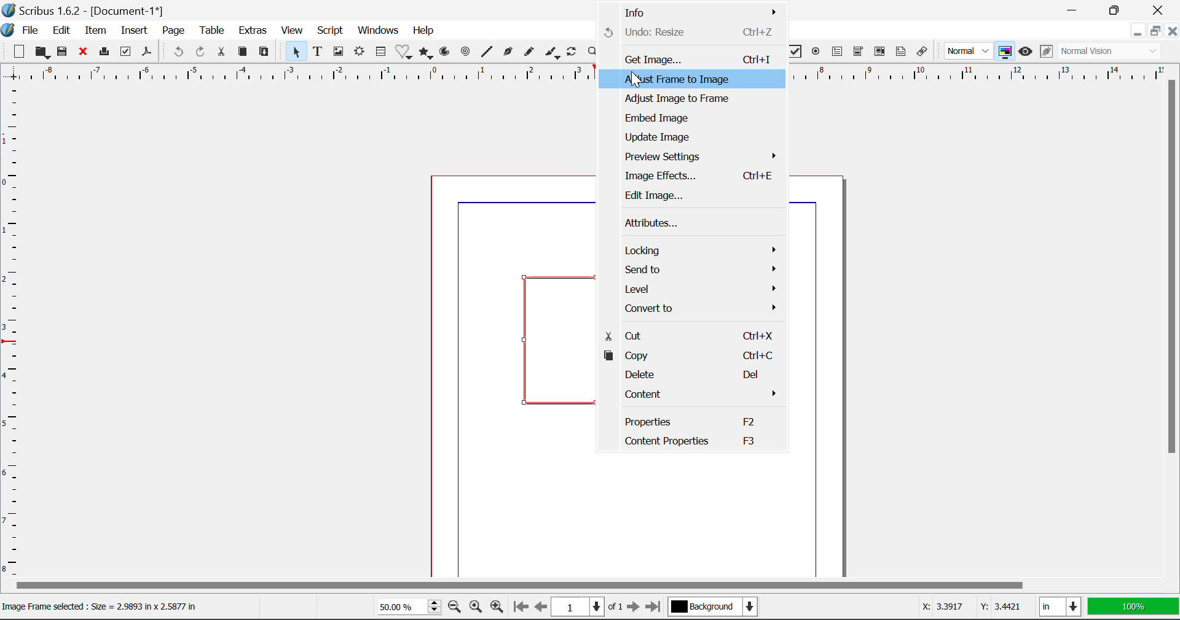 The height and width of the screenshot is (620, 1180). I want to click on Pdf Text Field, so click(837, 53).